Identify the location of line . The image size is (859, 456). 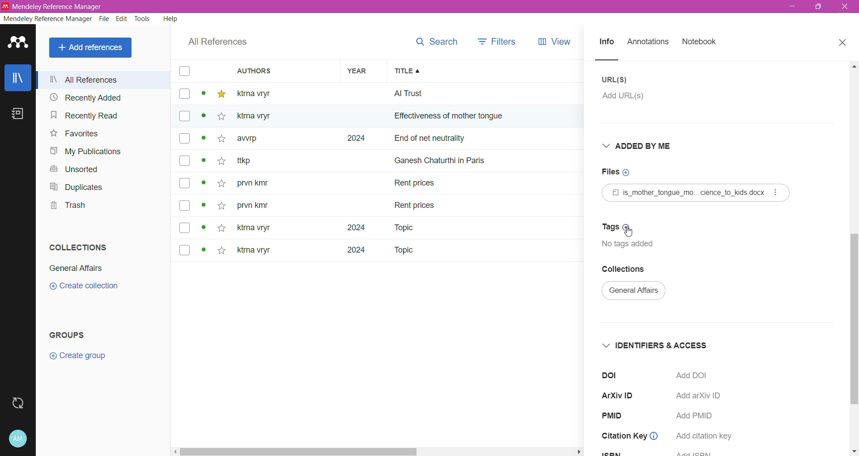
(615, 60).